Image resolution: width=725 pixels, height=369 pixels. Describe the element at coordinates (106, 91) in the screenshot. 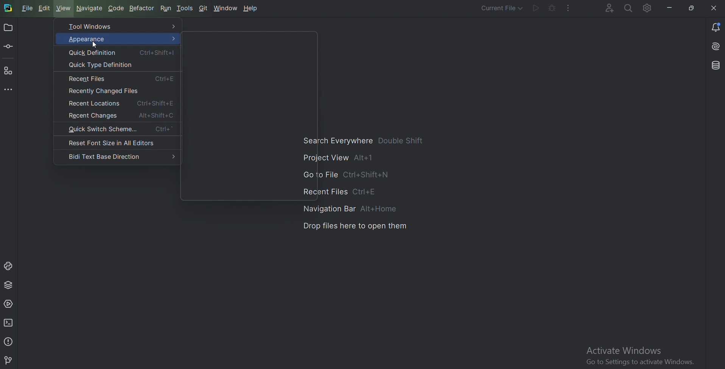

I see `Recently changed files` at that location.